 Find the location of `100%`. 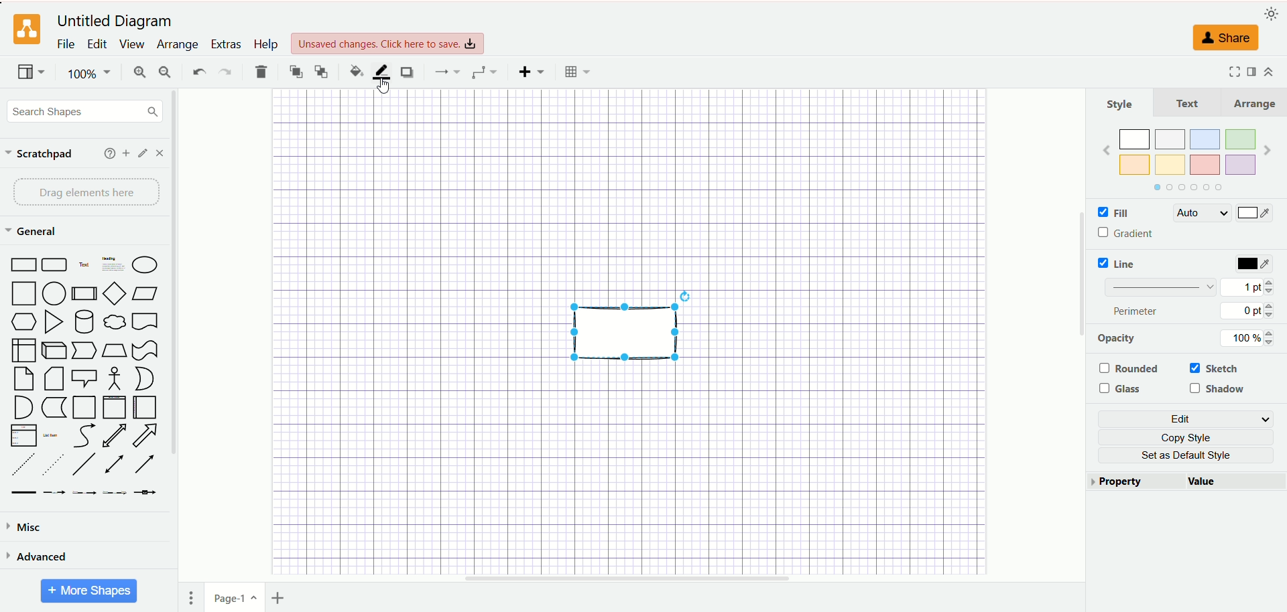

100% is located at coordinates (87, 74).